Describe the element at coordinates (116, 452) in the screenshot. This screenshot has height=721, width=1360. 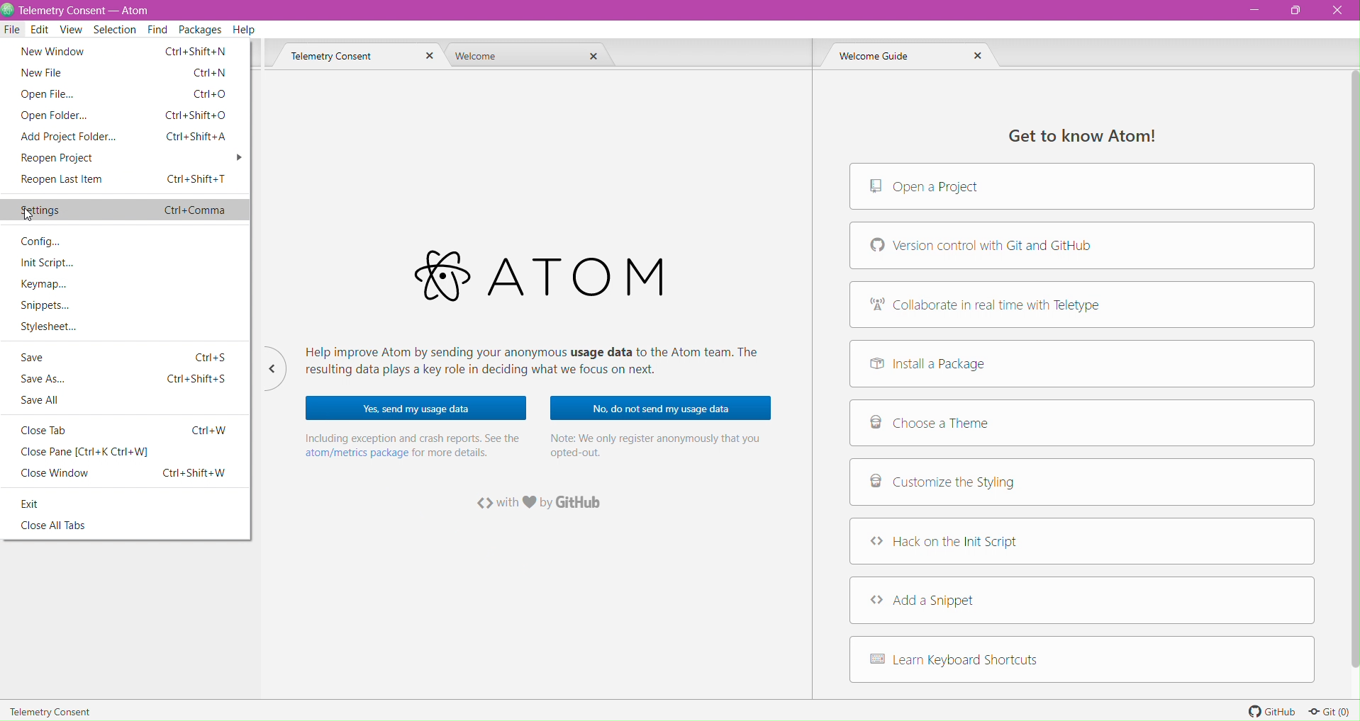
I see `Close Pane` at that location.